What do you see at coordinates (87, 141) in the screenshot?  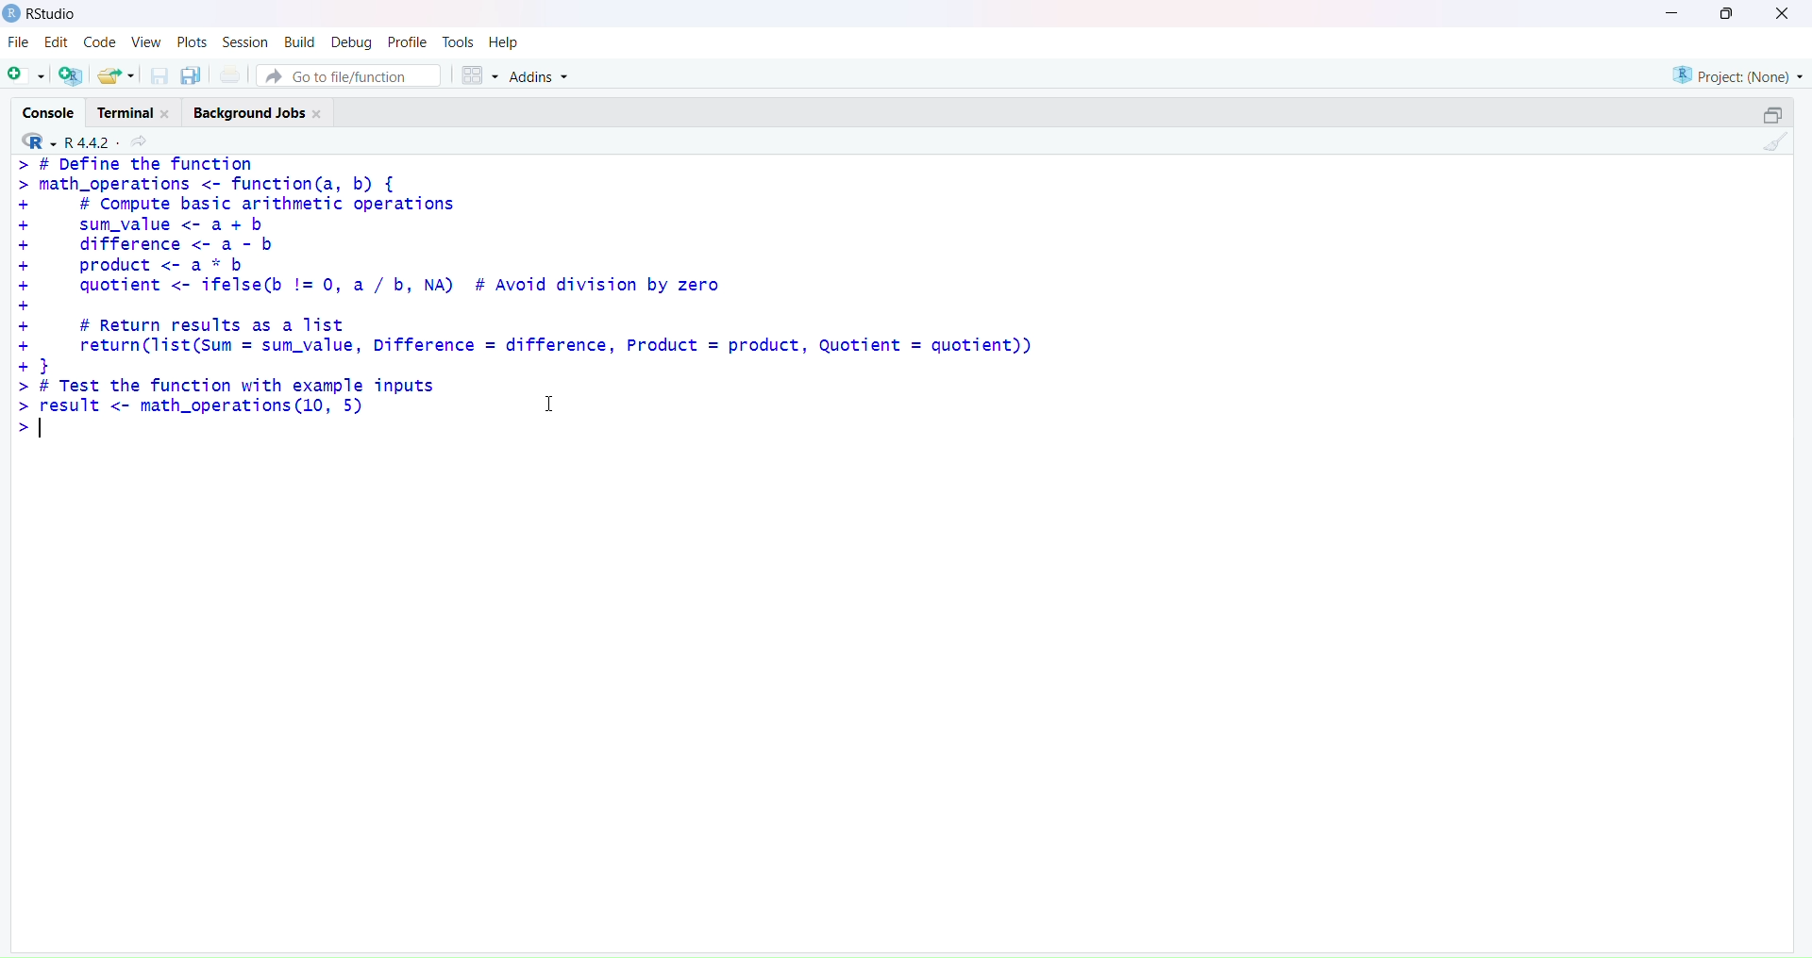 I see `R 4.4.2` at bounding box center [87, 141].